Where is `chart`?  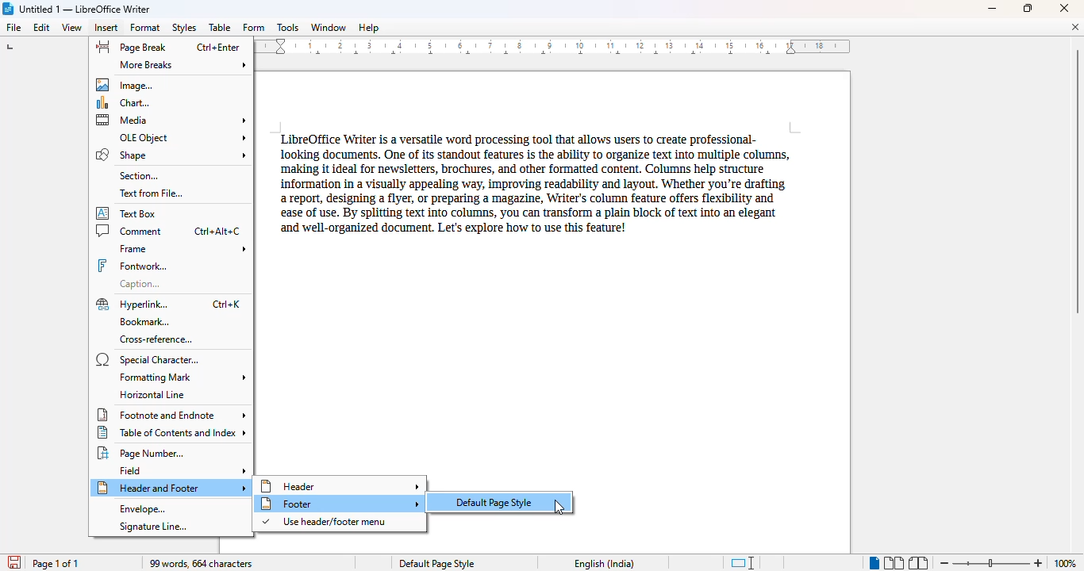 chart is located at coordinates (128, 102).